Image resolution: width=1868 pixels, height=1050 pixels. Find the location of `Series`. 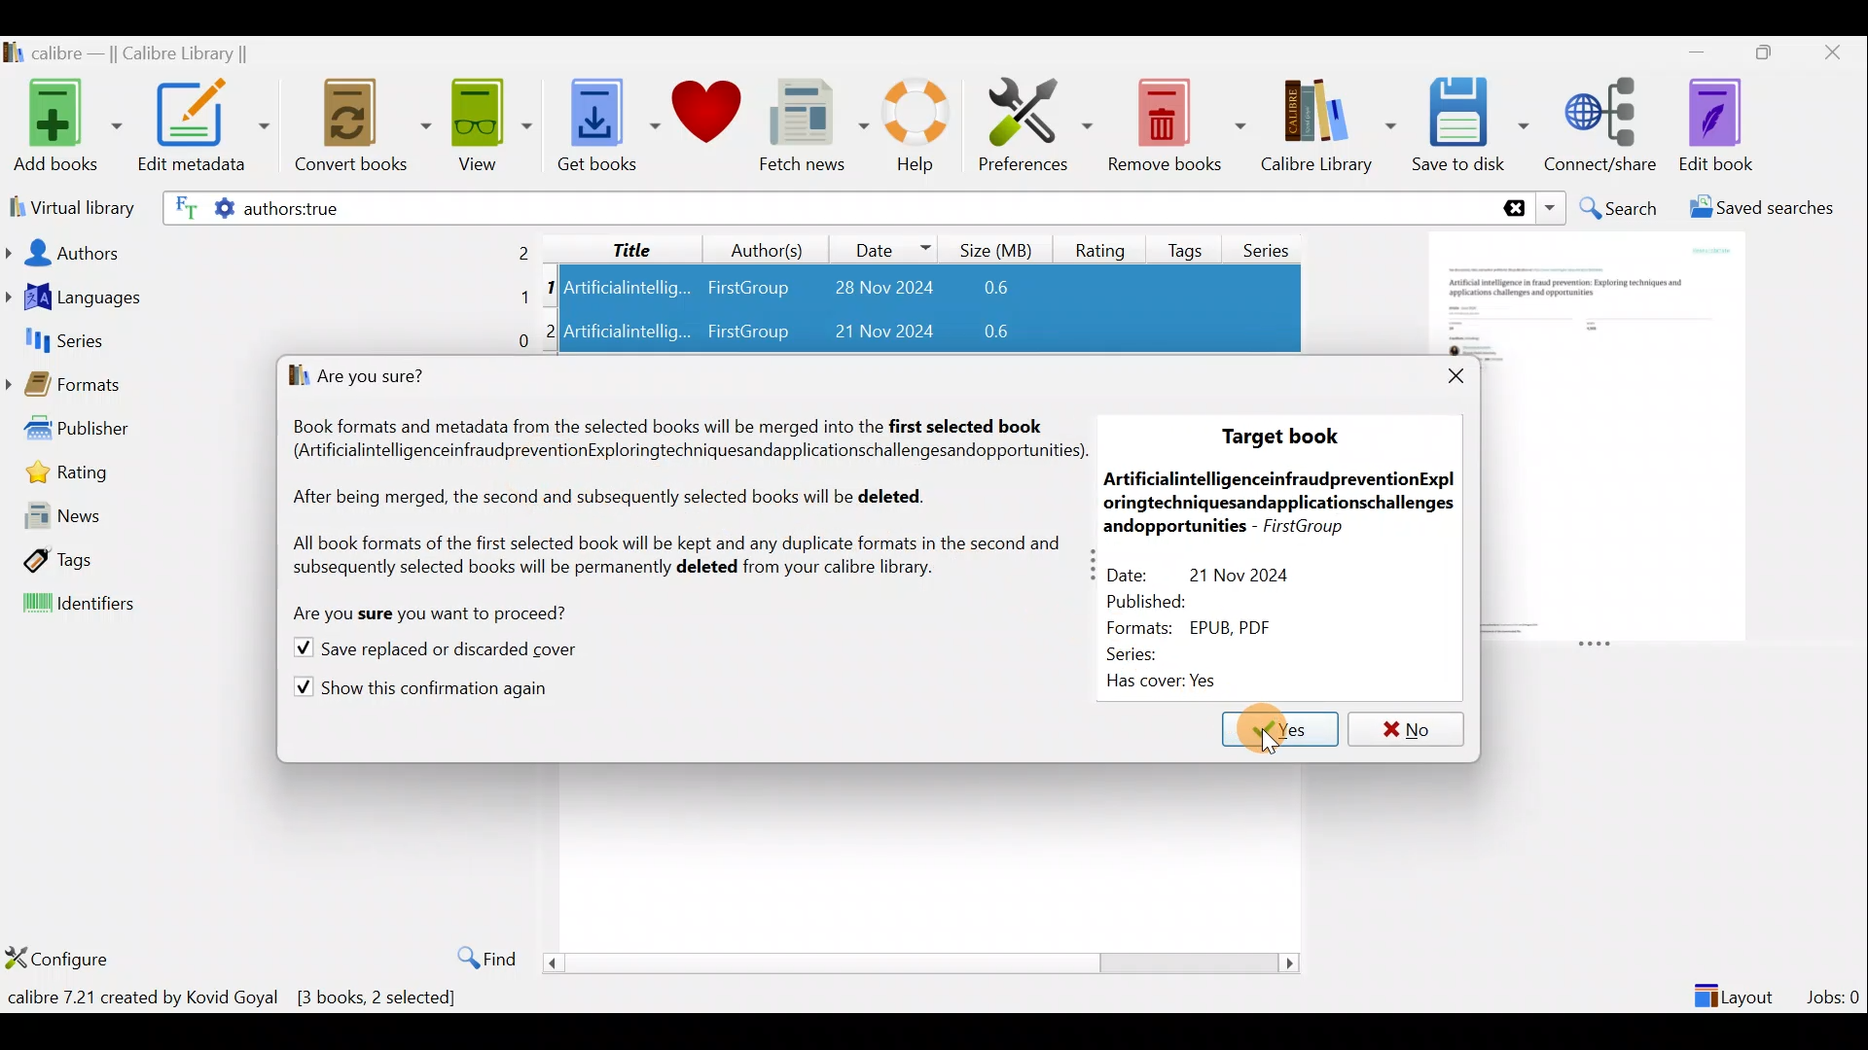

Series is located at coordinates (1273, 243).